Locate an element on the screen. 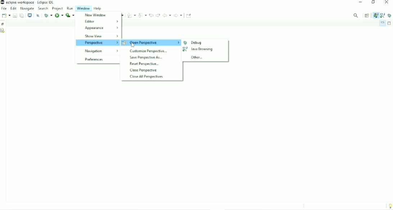 This screenshot has width=393, height=210. Debug is located at coordinates (193, 43).